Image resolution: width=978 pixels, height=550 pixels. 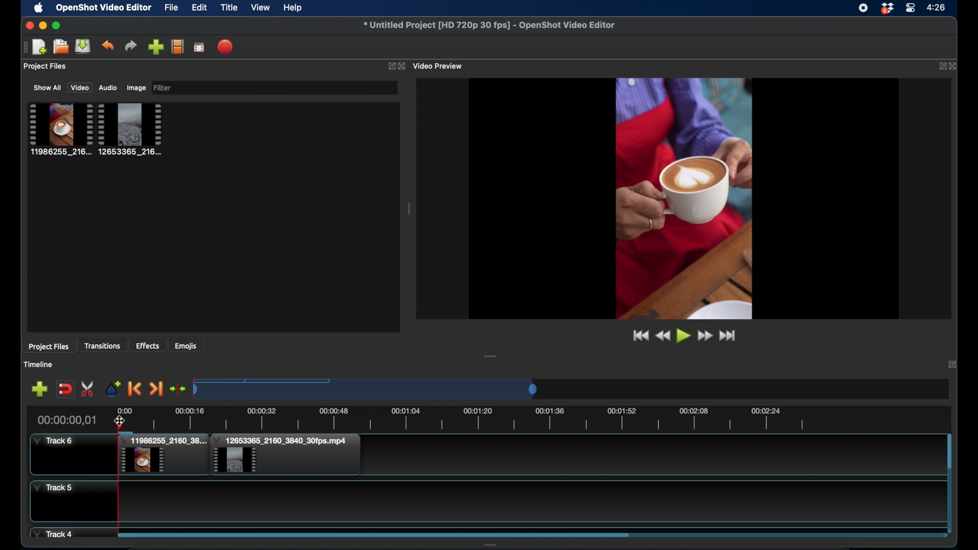 What do you see at coordinates (491, 356) in the screenshot?
I see `drag handle` at bounding box center [491, 356].